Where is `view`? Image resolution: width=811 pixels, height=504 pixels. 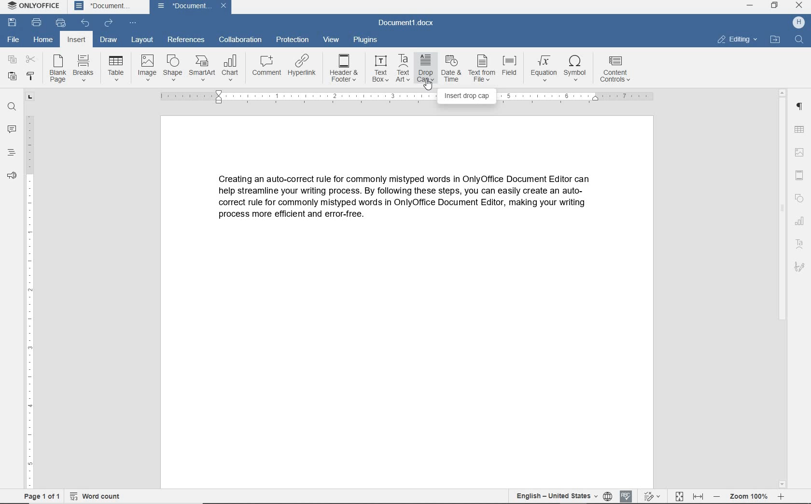 view is located at coordinates (332, 41).